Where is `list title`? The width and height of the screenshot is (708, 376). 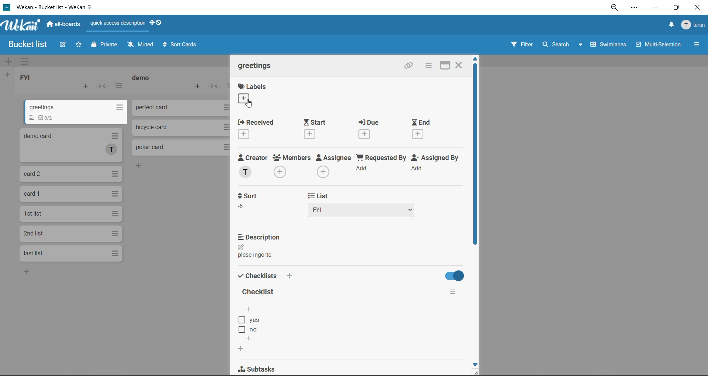
list title is located at coordinates (26, 77).